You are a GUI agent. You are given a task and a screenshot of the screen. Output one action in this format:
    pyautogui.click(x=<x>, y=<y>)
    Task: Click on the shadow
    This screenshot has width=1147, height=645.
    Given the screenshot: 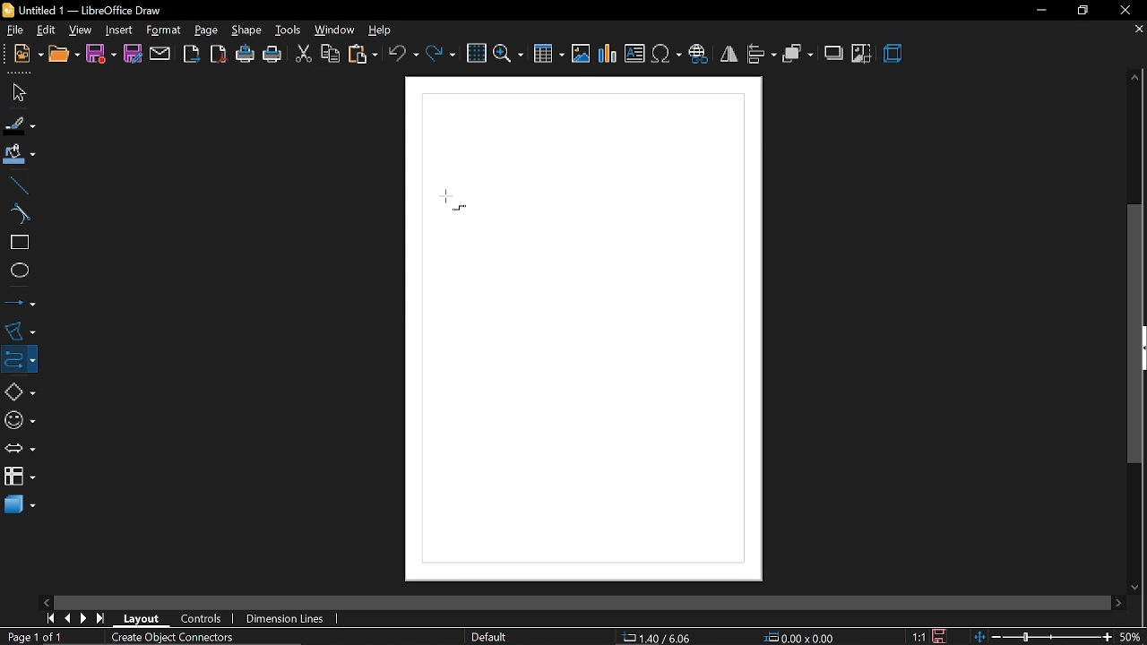 What is the action you would take?
    pyautogui.click(x=832, y=53)
    